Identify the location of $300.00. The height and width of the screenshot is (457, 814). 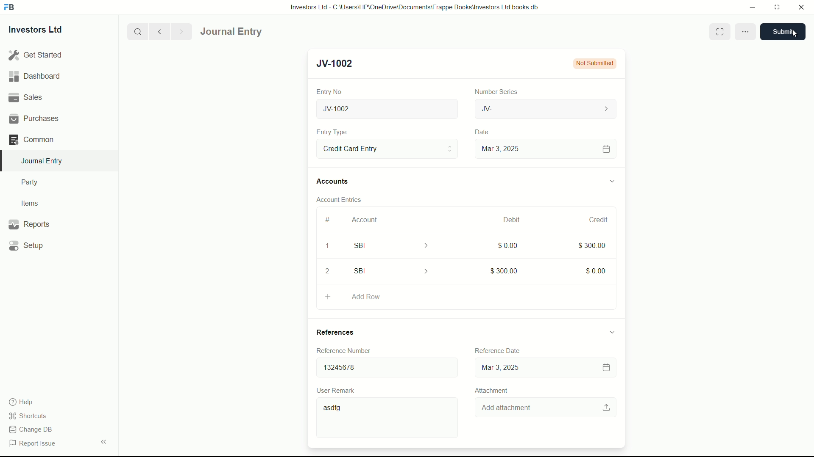
(505, 269).